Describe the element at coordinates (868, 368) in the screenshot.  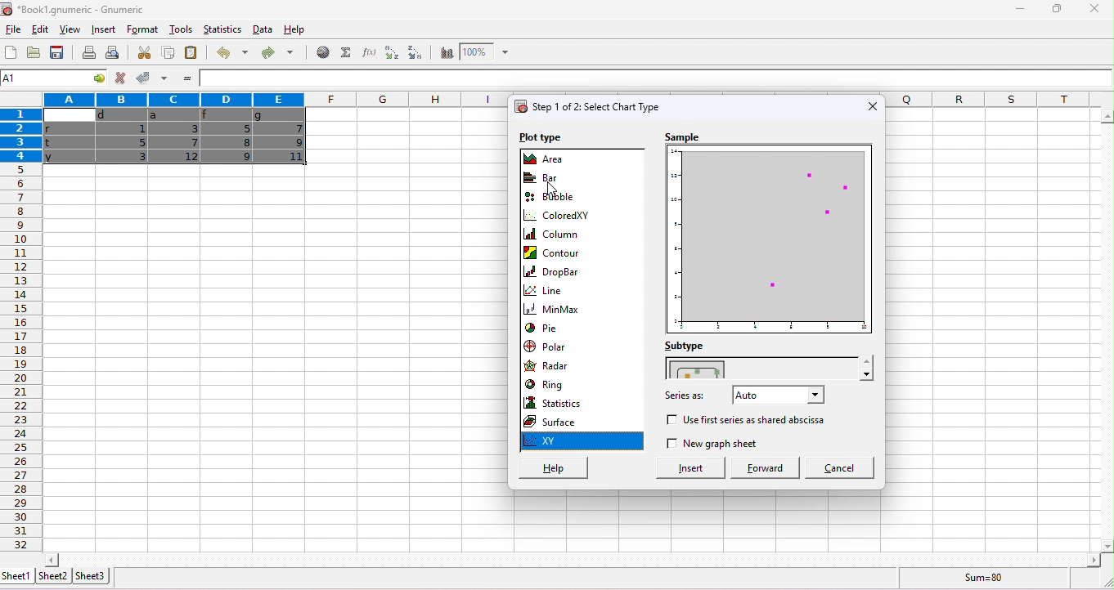
I see `drop down` at that location.